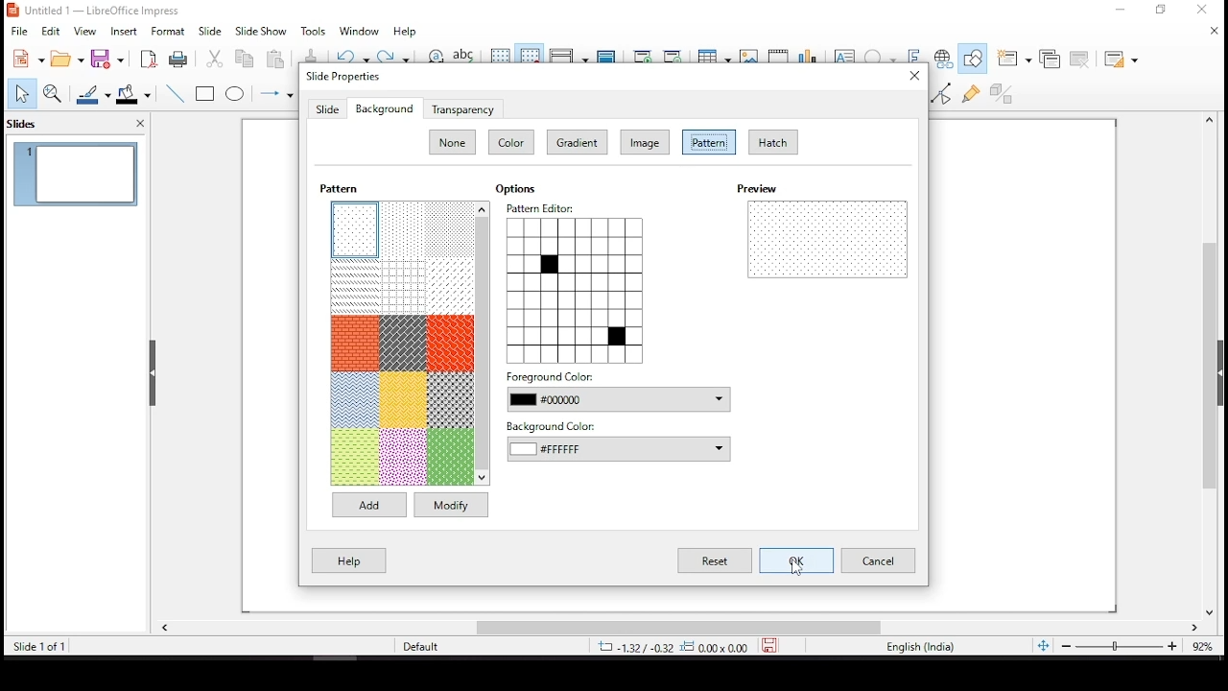 The image size is (1228, 691). Describe the element at coordinates (944, 58) in the screenshot. I see `insert hyperlink` at that location.